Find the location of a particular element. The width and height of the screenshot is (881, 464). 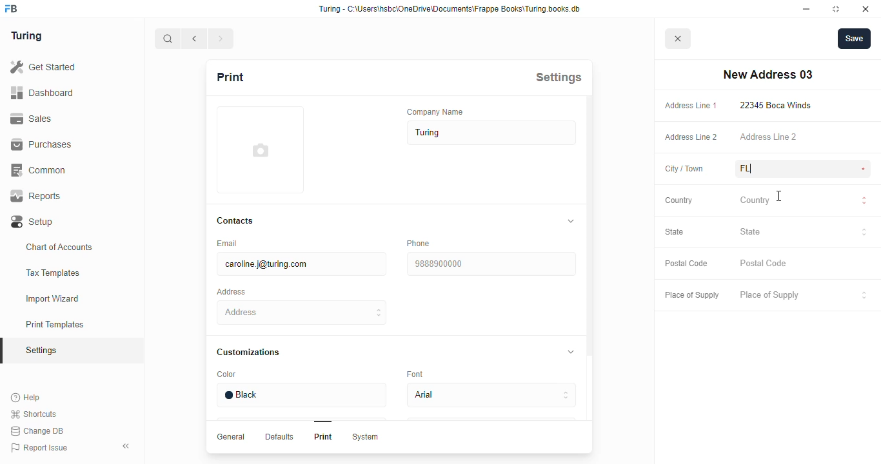

turing is located at coordinates (26, 35).